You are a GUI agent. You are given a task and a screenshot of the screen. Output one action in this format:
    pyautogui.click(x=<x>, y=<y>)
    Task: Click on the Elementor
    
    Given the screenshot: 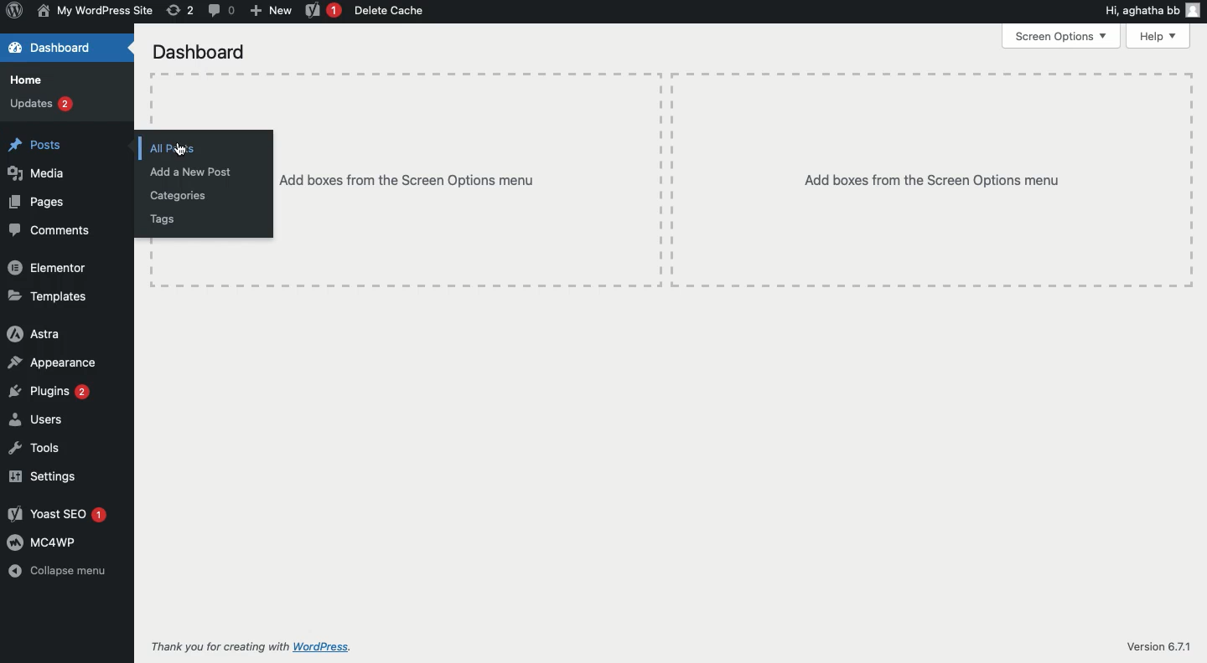 What is the action you would take?
    pyautogui.click(x=51, y=268)
    